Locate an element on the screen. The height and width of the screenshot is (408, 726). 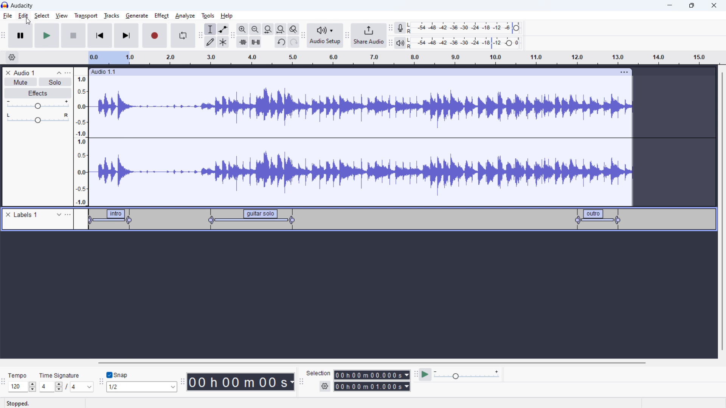
undo is located at coordinates (281, 43).